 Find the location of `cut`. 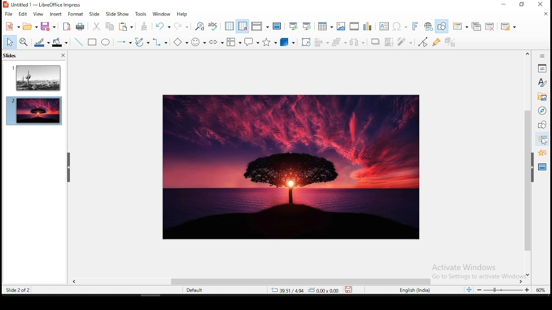

cut is located at coordinates (97, 26).